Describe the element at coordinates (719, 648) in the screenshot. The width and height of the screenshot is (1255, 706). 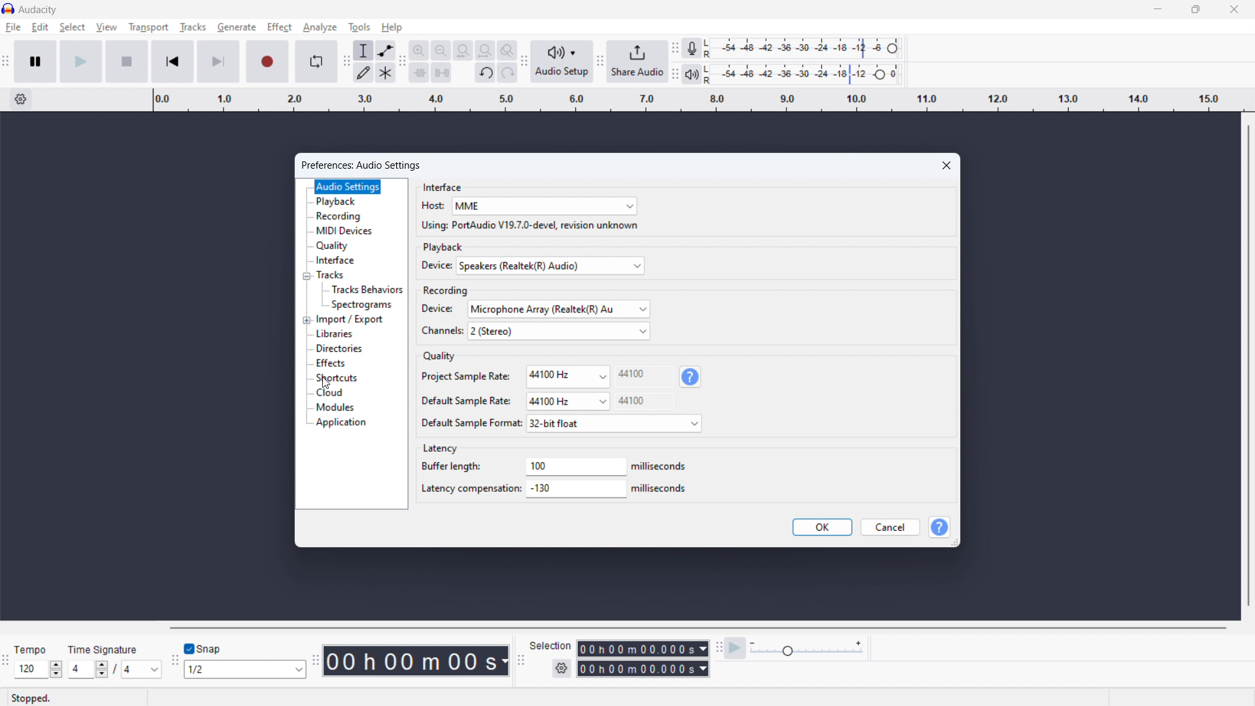
I see `Enables movment of play back speed toolbar` at that location.